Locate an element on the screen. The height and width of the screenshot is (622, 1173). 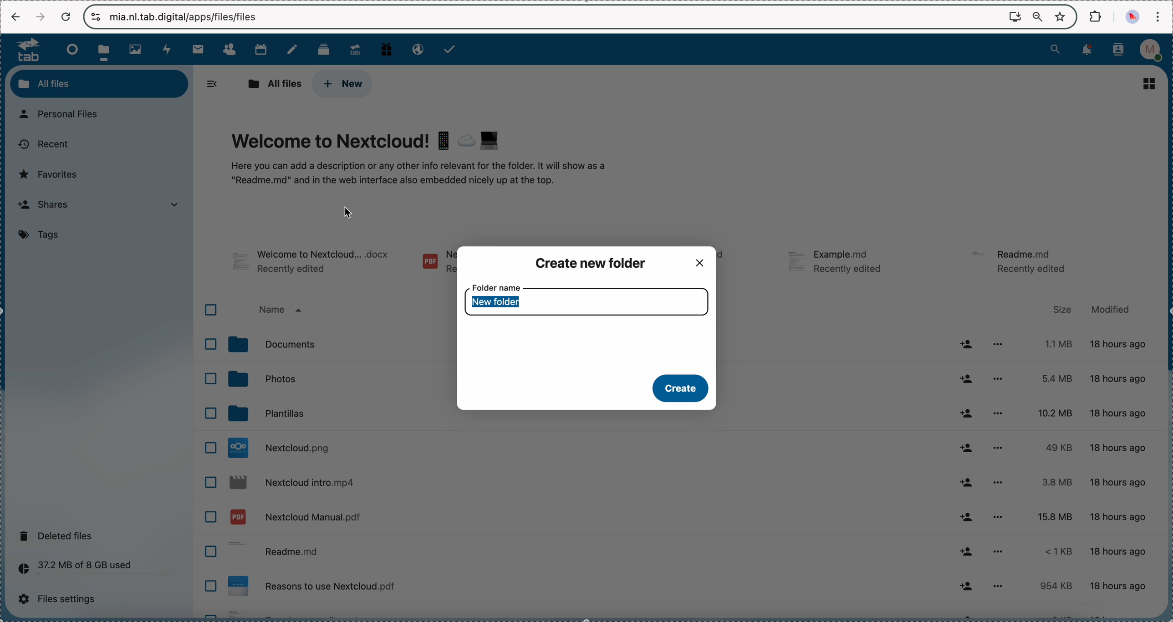
file is located at coordinates (840, 264).